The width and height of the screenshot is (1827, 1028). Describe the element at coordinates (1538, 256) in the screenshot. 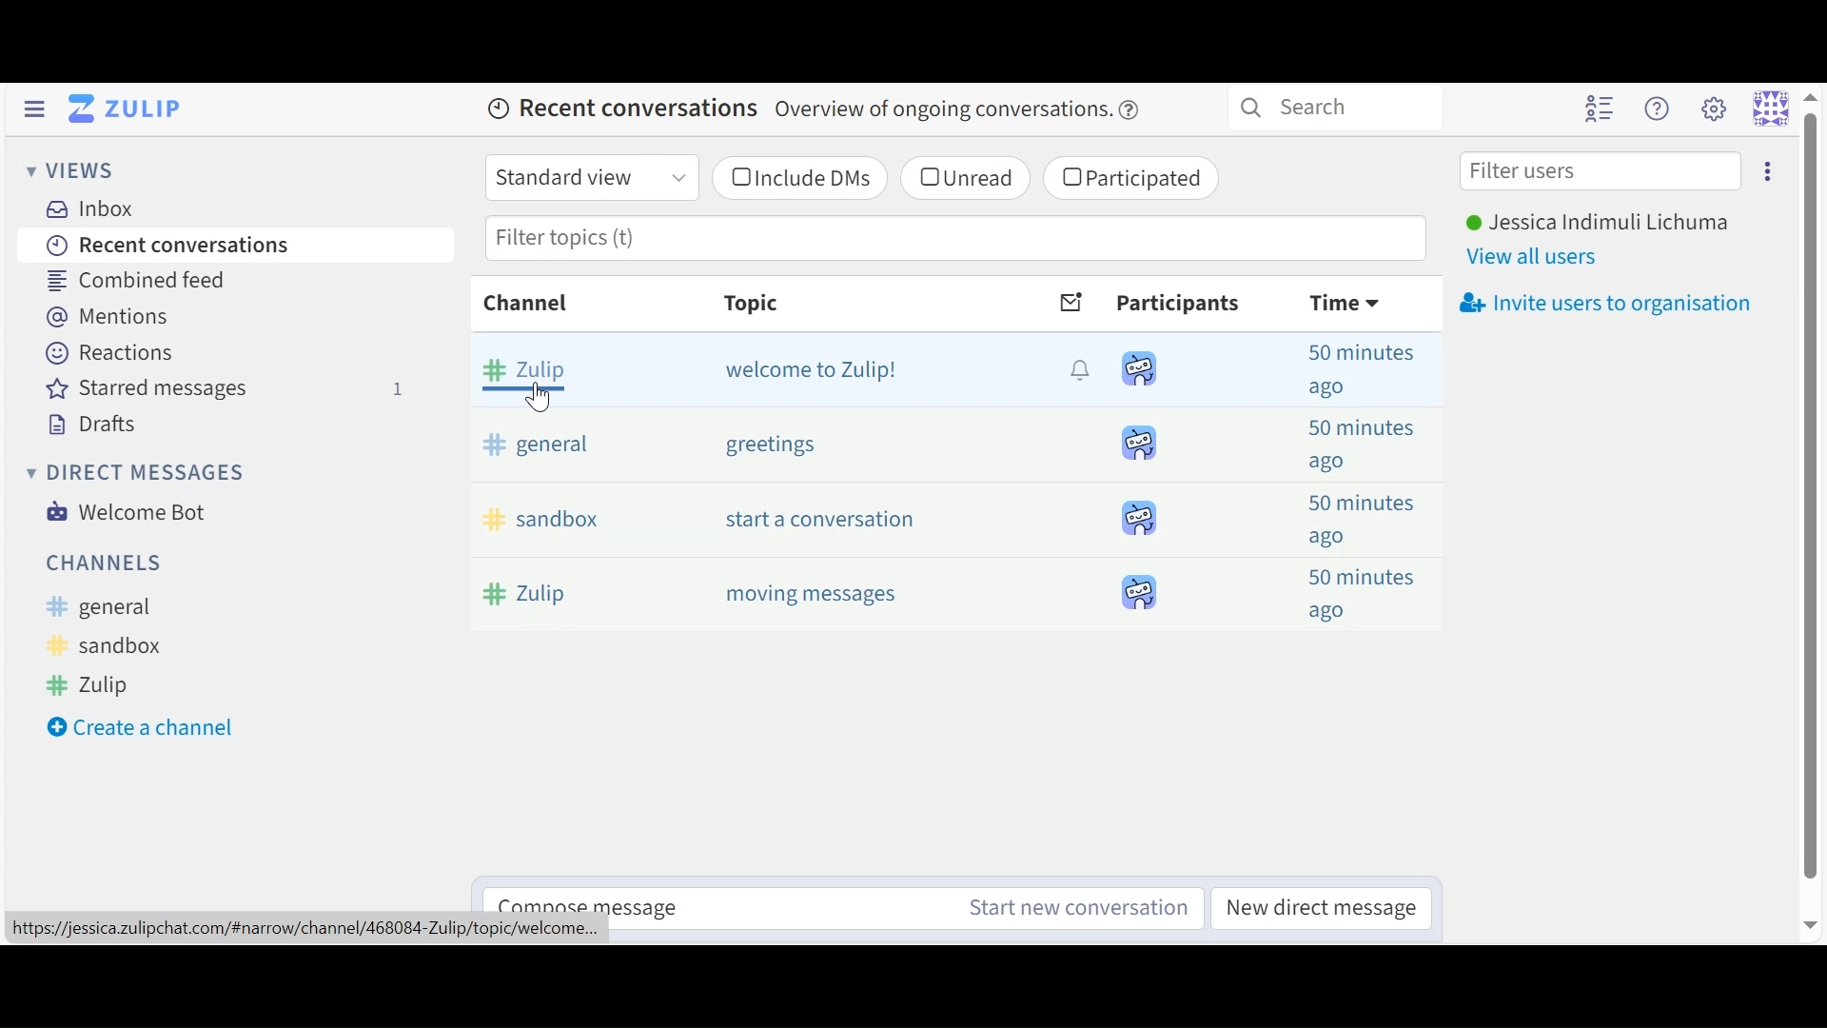

I see `View All users` at that location.